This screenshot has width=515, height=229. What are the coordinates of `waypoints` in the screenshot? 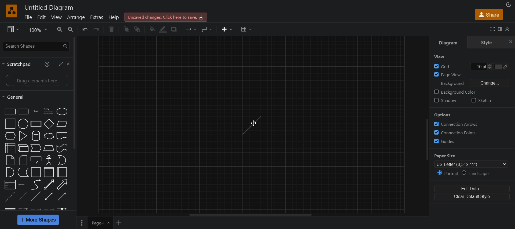 It's located at (208, 30).